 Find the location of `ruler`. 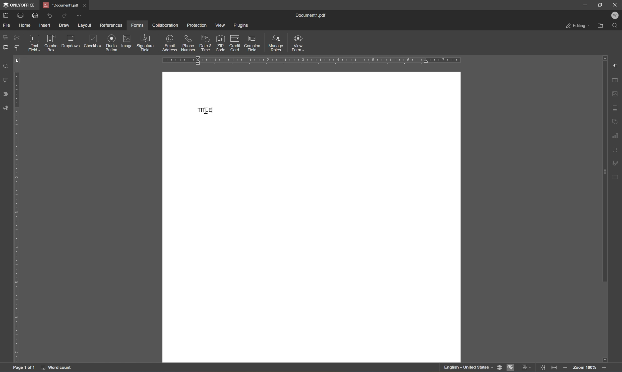

ruler is located at coordinates (311, 60).